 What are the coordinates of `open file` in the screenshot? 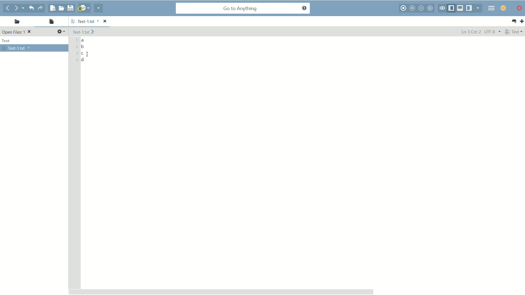 It's located at (61, 8).